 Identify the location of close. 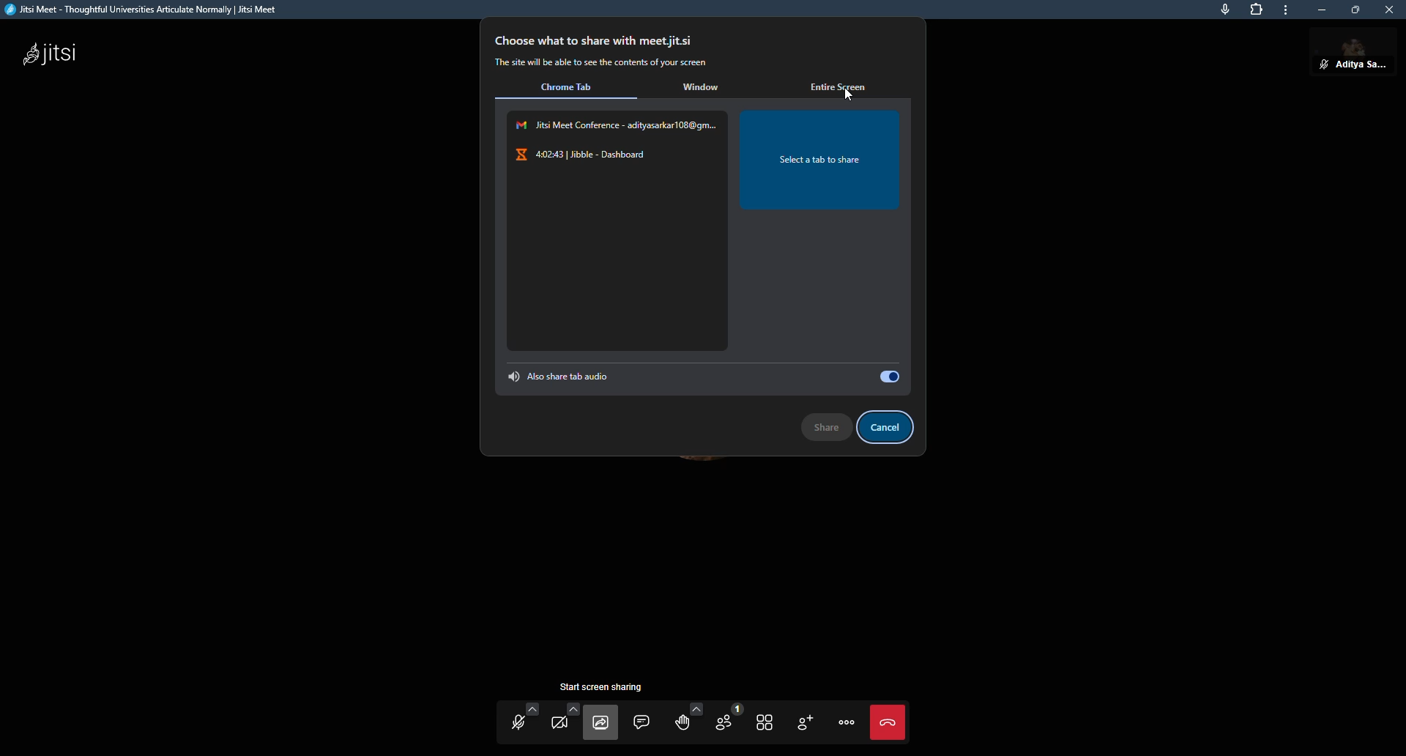
(1389, 12).